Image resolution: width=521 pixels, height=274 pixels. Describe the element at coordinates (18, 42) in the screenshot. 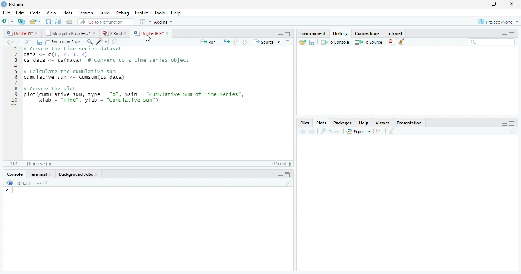

I see `Next` at that location.